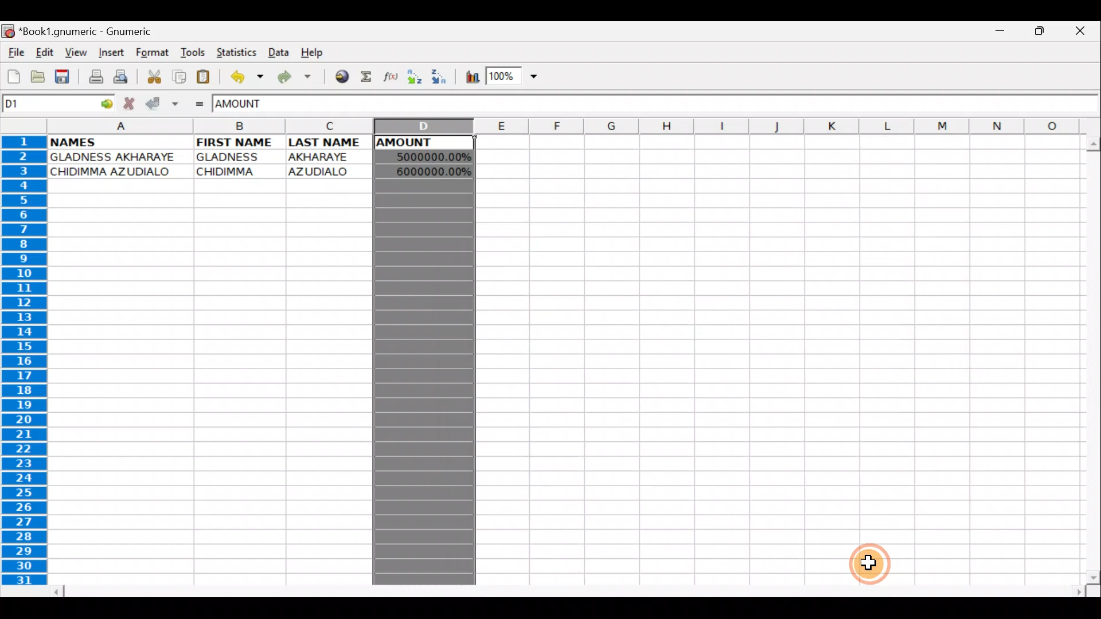 The image size is (1101, 619). What do you see at coordinates (564, 589) in the screenshot?
I see `Scroll bar` at bounding box center [564, 589].